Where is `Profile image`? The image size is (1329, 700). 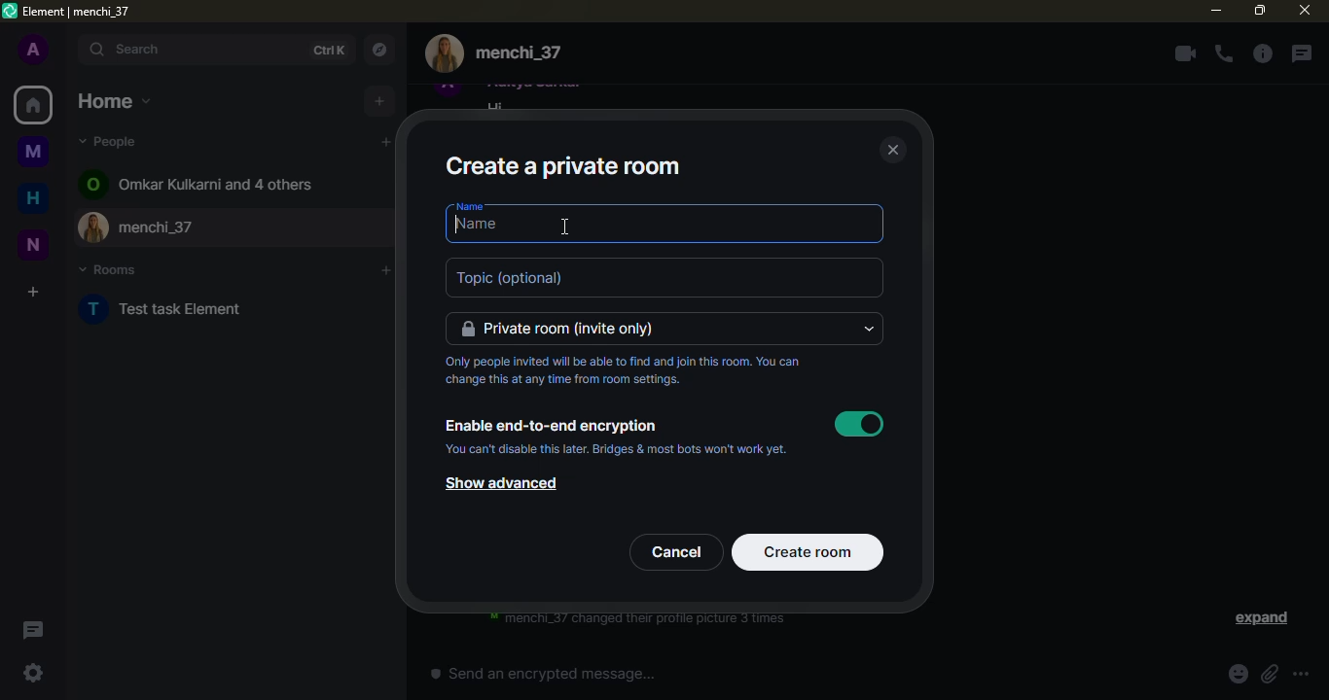 Profile image is located at coordinates (95, 227).